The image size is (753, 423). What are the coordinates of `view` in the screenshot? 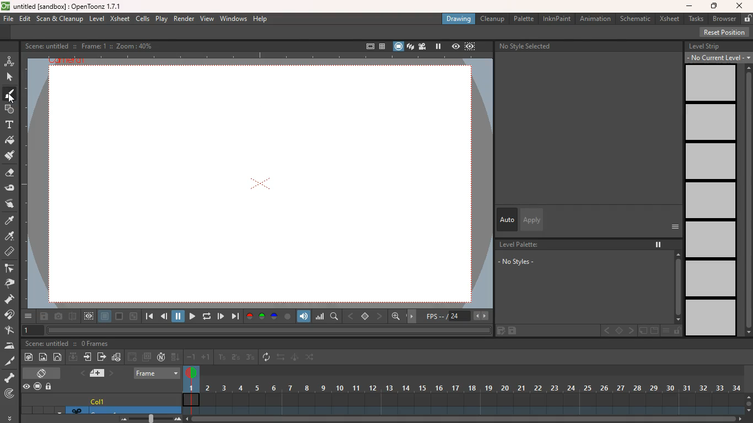 It's located at (208, 19).